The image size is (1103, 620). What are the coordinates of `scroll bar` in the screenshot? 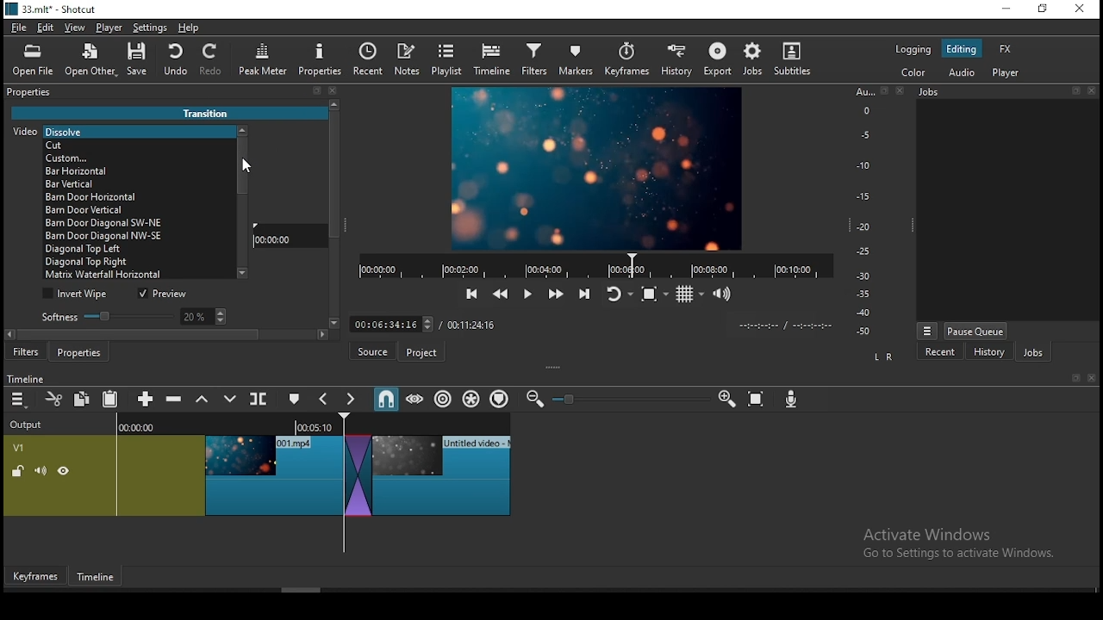 It's located at (240, 208).